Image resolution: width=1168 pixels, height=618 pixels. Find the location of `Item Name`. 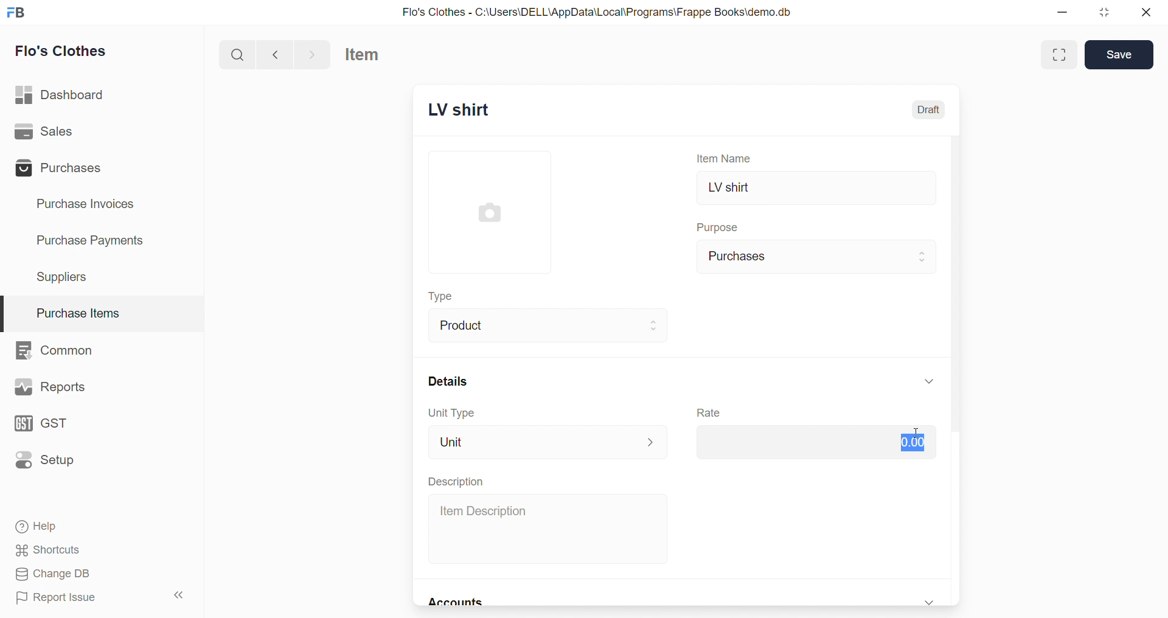

Item Name is located at coordinates (727, 158).